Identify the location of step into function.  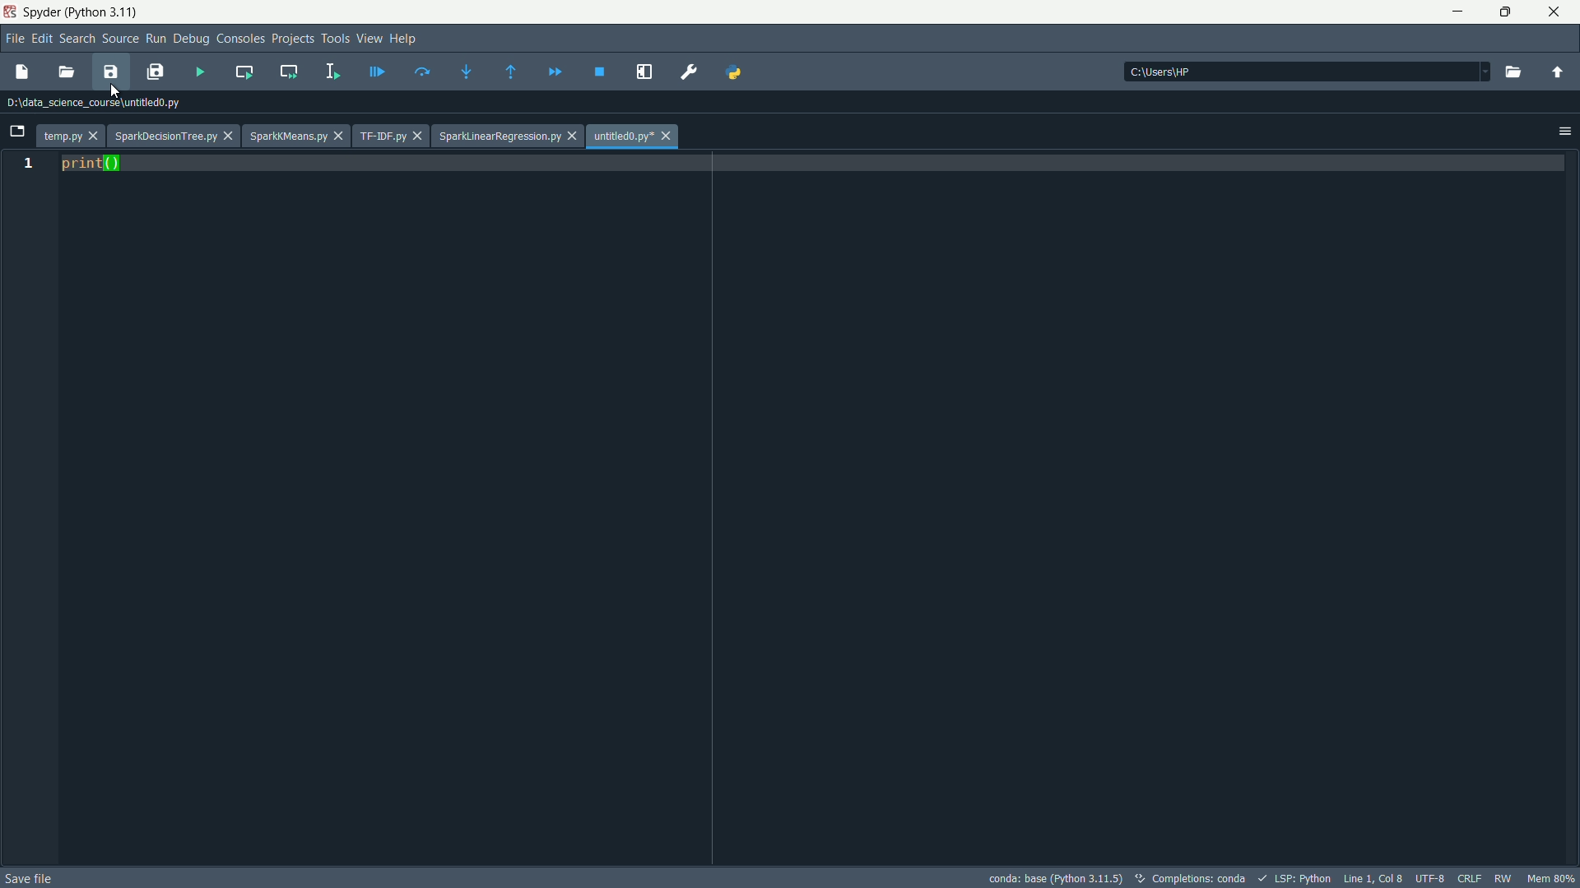
(467, 71).